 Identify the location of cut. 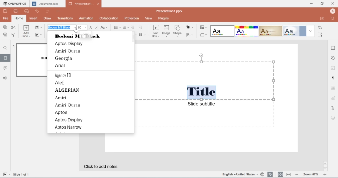
(14, 28).